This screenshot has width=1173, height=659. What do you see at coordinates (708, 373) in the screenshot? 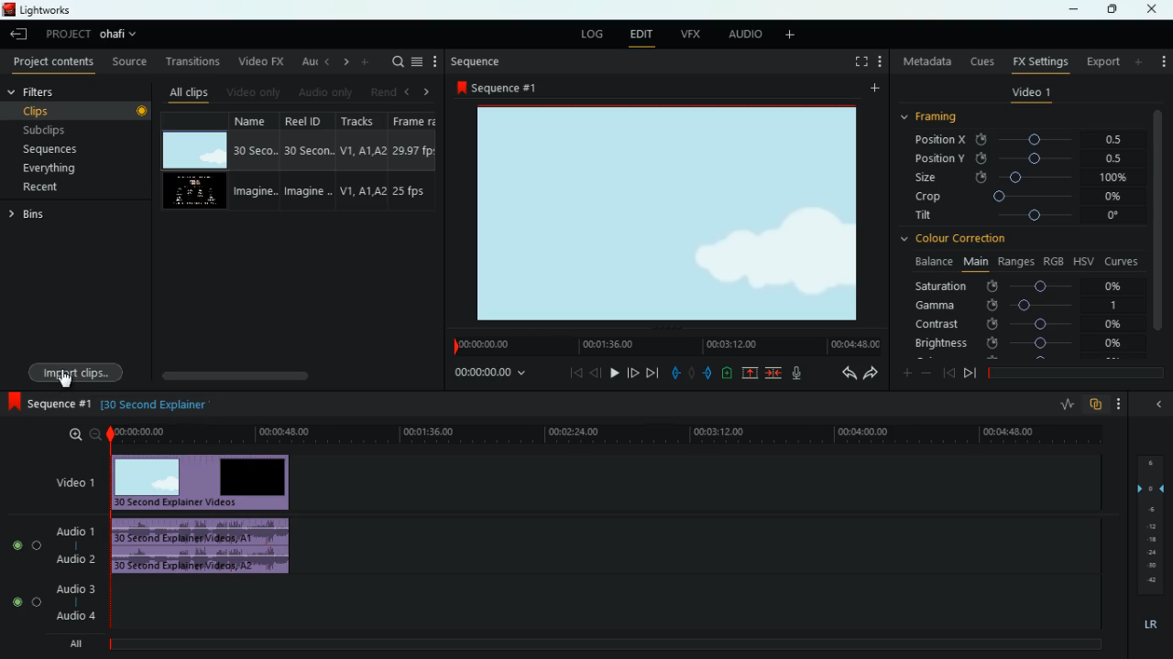
I see `push` at bounding box center [708, 373].